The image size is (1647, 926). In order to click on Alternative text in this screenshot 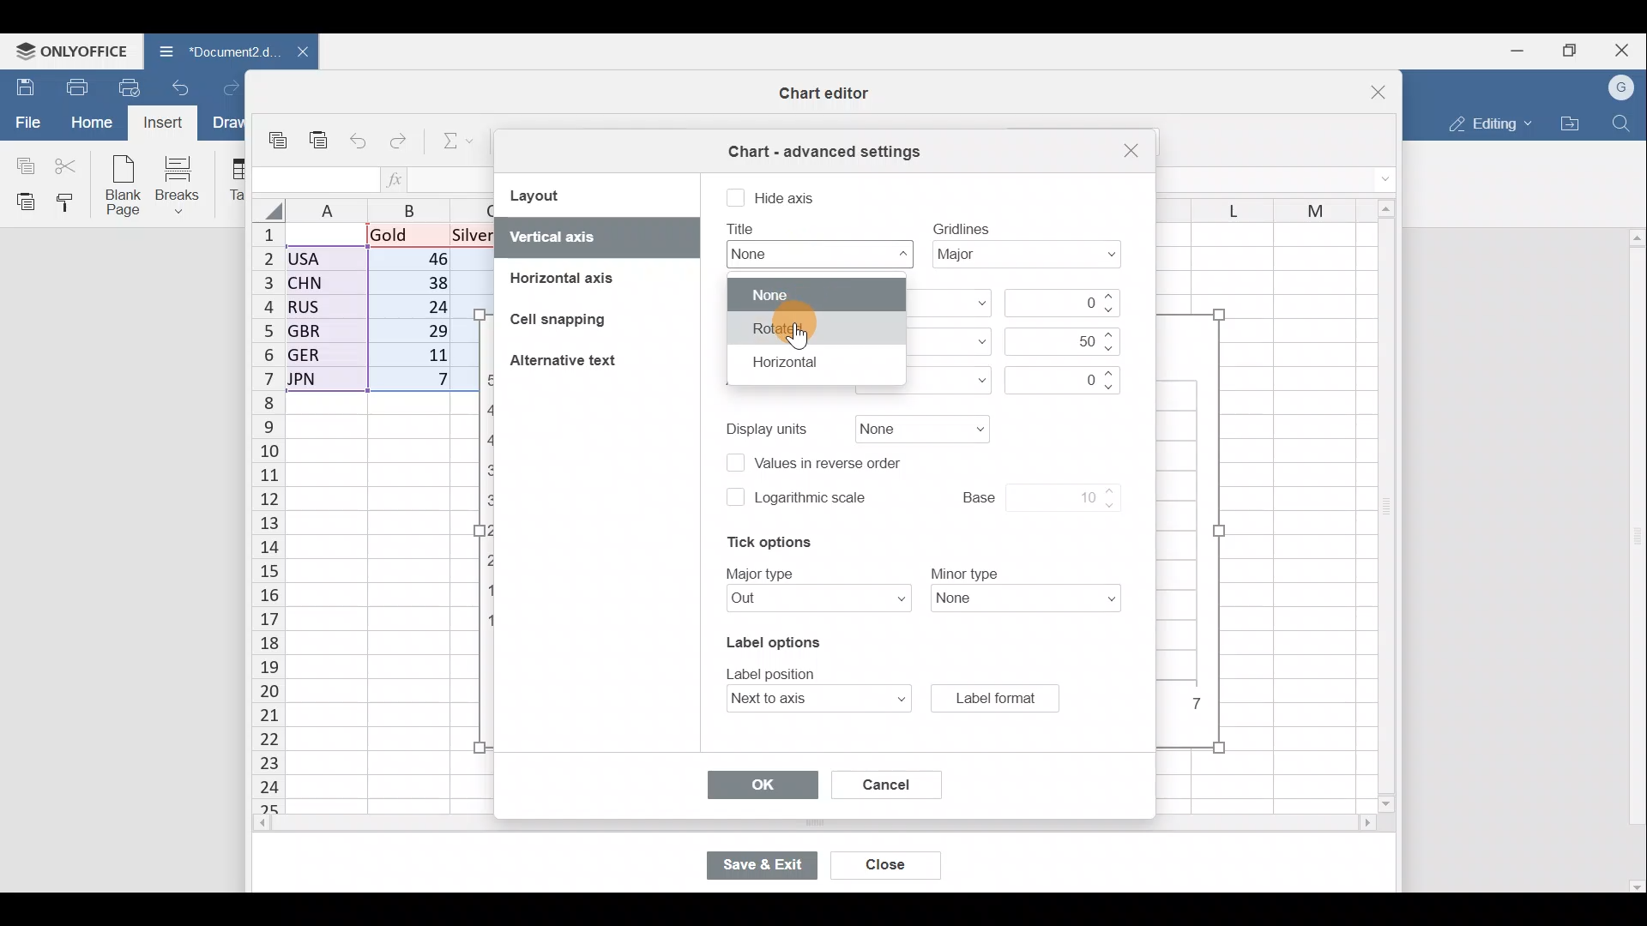, I will do `click(568, 364)`.